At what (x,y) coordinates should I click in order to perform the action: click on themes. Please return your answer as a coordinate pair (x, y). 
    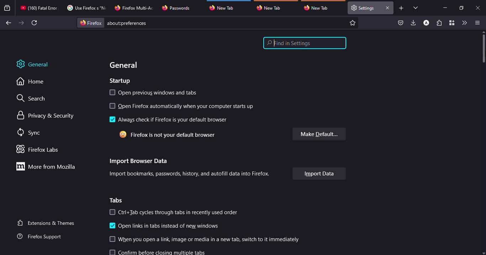
    Looking at the image, I should click on (47, 223).